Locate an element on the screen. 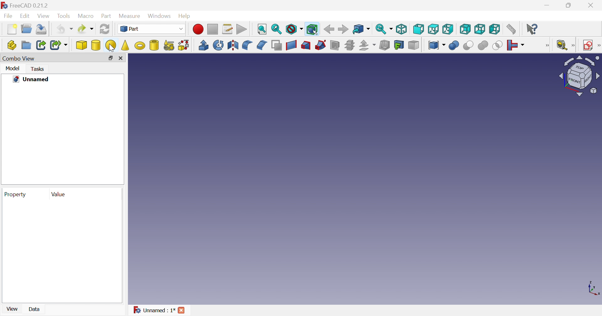 The height and width of the screenshot is (316, 602). File is located at coordinates (8, 16).